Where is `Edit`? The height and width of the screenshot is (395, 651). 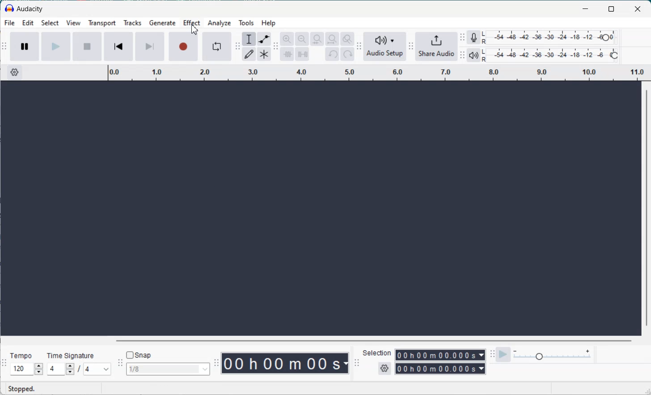
Edit is located at coordinates (28, 24).